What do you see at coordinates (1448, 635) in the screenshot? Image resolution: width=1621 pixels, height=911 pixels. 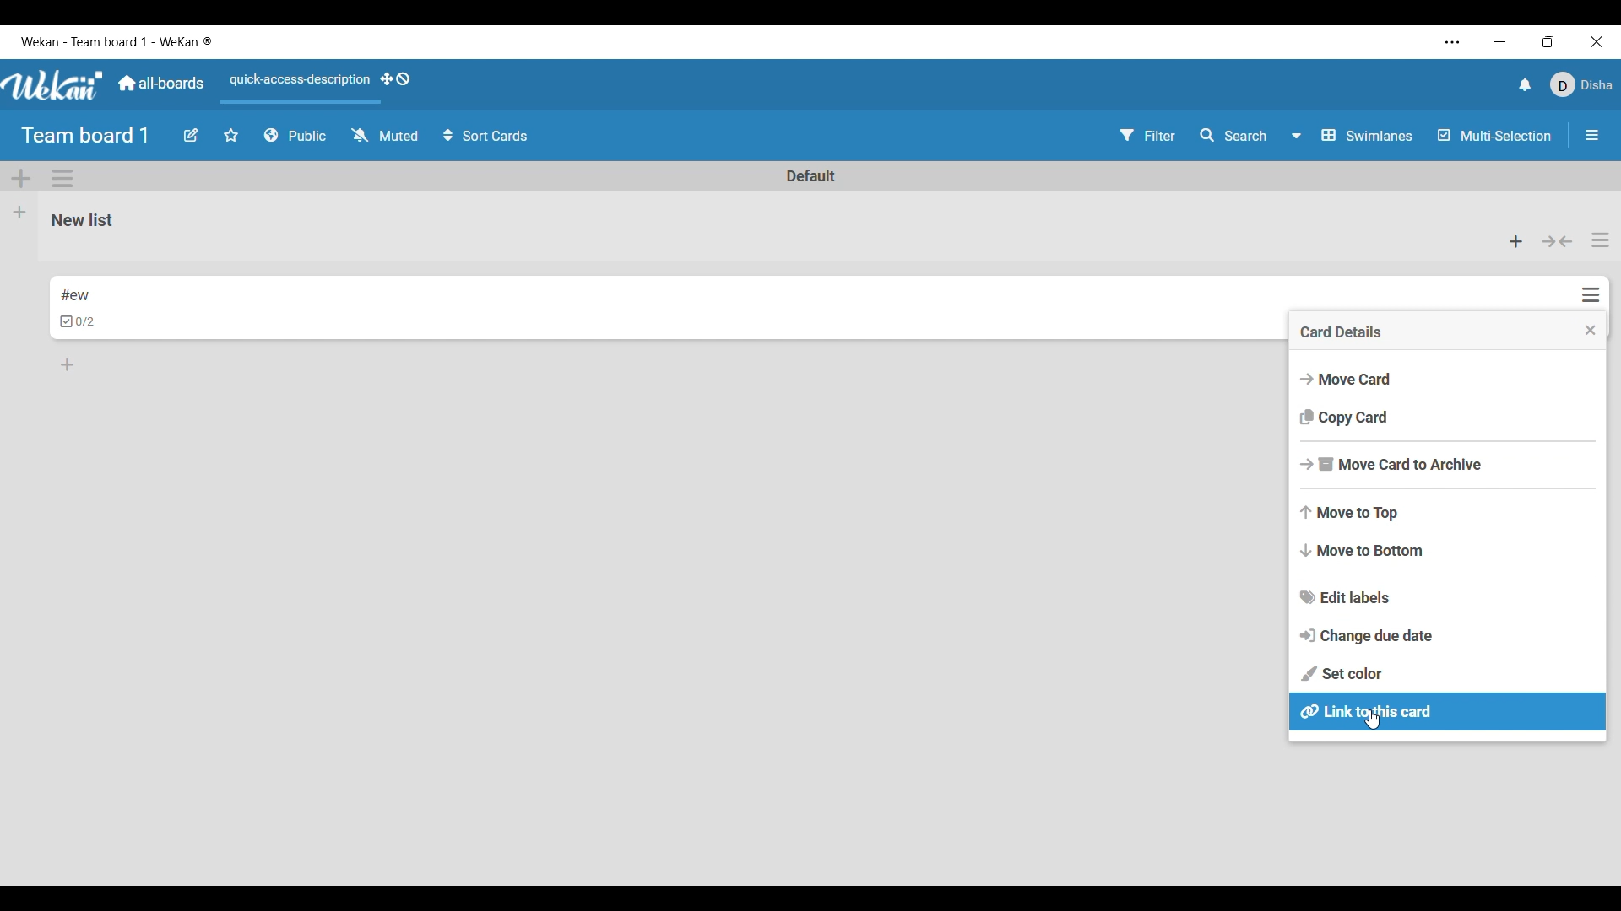 I see `Change due date` at bounding box center [1448, 635].